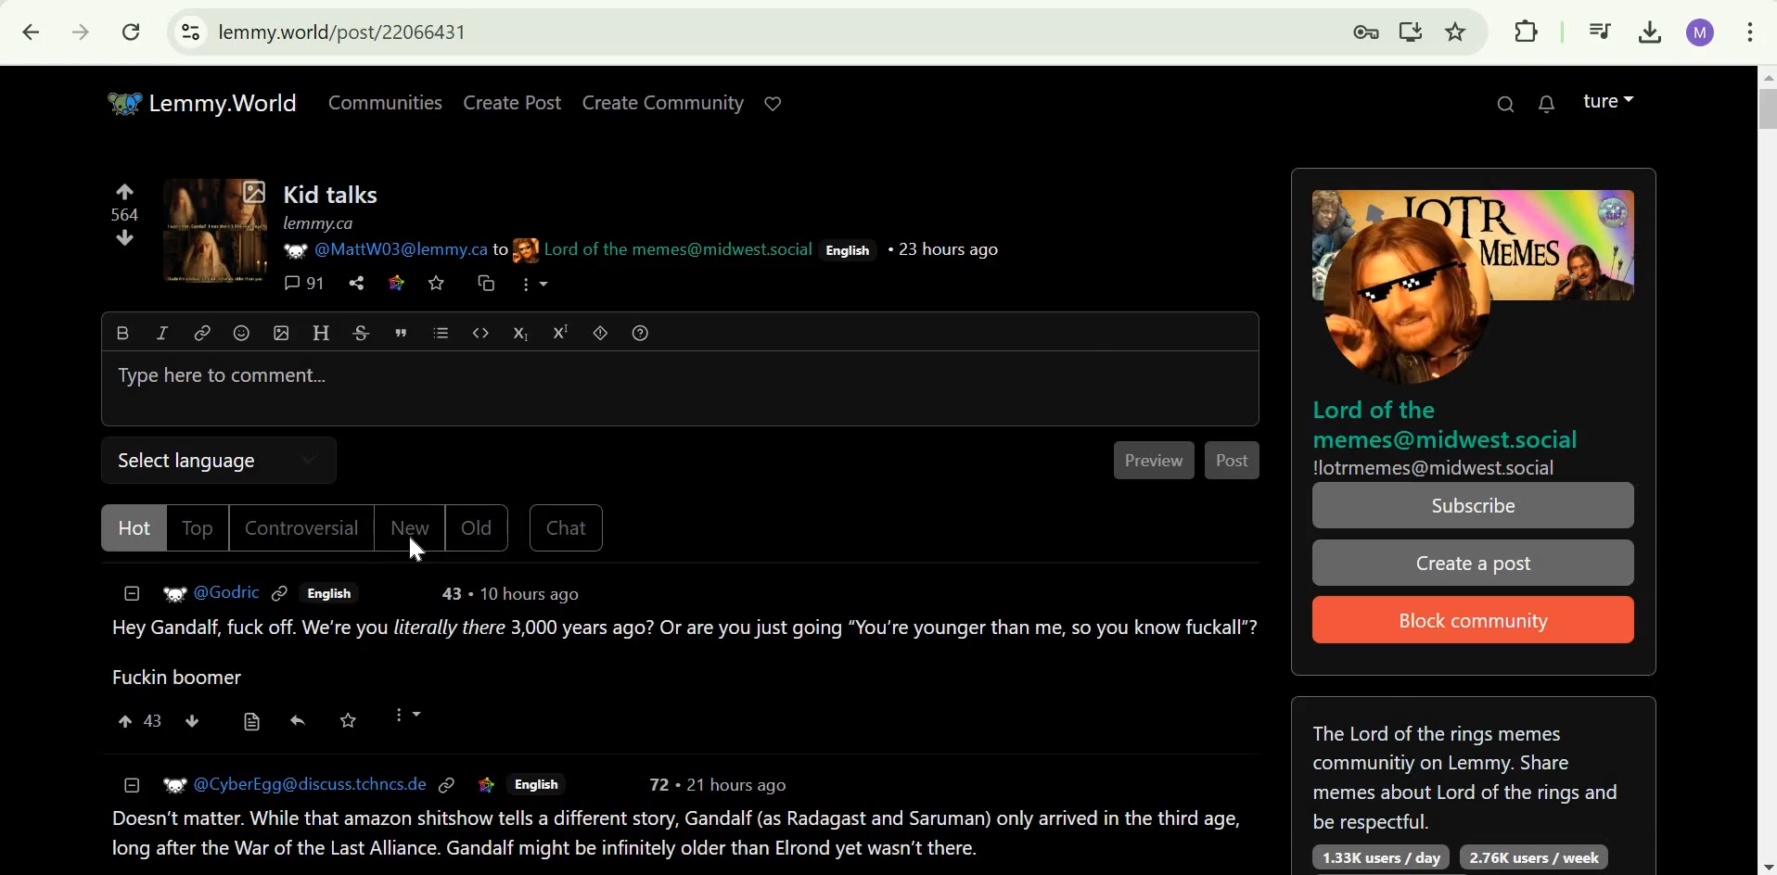  What do you see at coordinates (126, 214) in the screenshot?
I see `points` at bounding box center [126, 214].